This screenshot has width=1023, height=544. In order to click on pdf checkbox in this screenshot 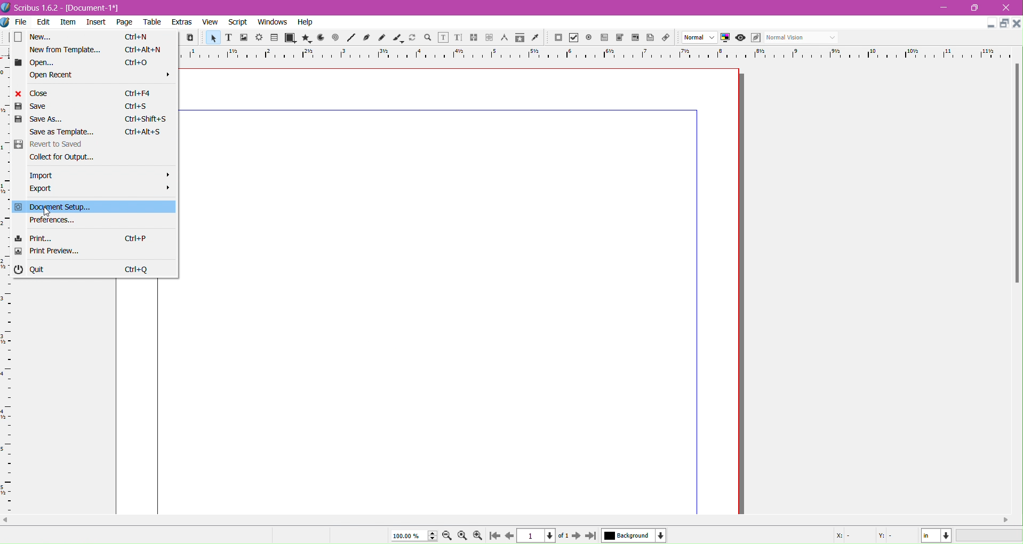, I will do `click(573, 38)`.